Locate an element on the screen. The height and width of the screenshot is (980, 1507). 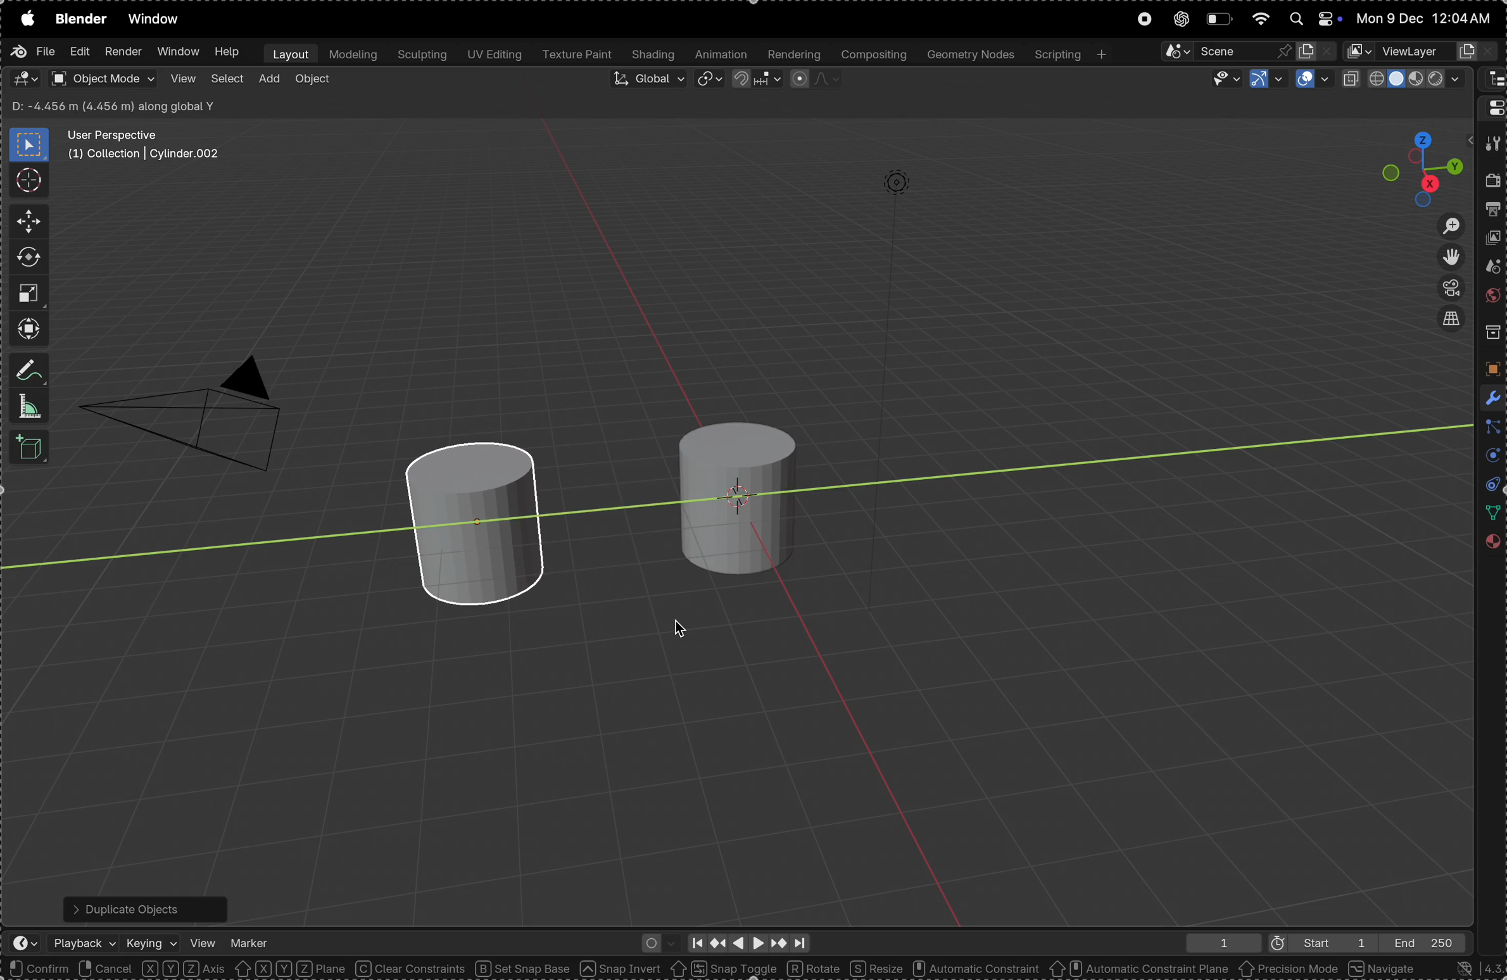
Plane is located at coordinates (323, 969).